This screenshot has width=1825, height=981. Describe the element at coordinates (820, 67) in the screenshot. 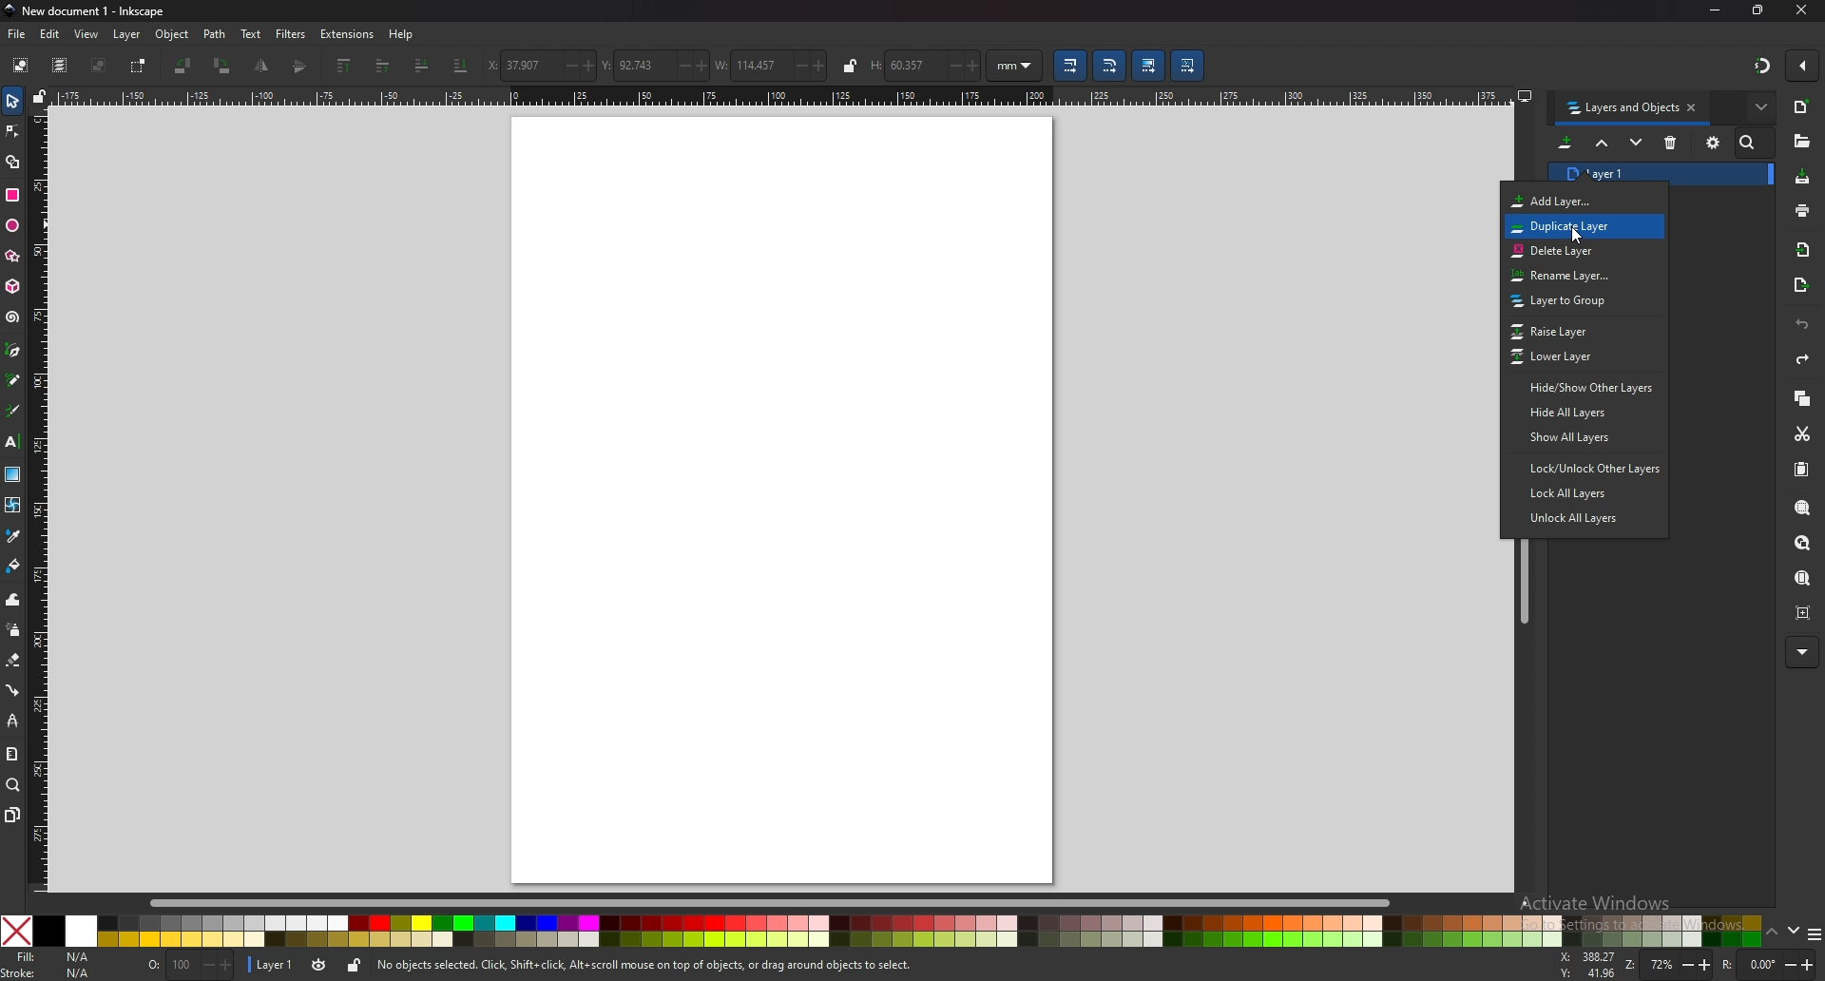

I see `increase` at that location.